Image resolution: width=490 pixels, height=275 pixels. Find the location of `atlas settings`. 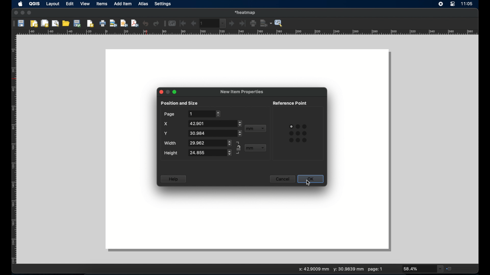

atlas settings is located at coordinates (279, 23).